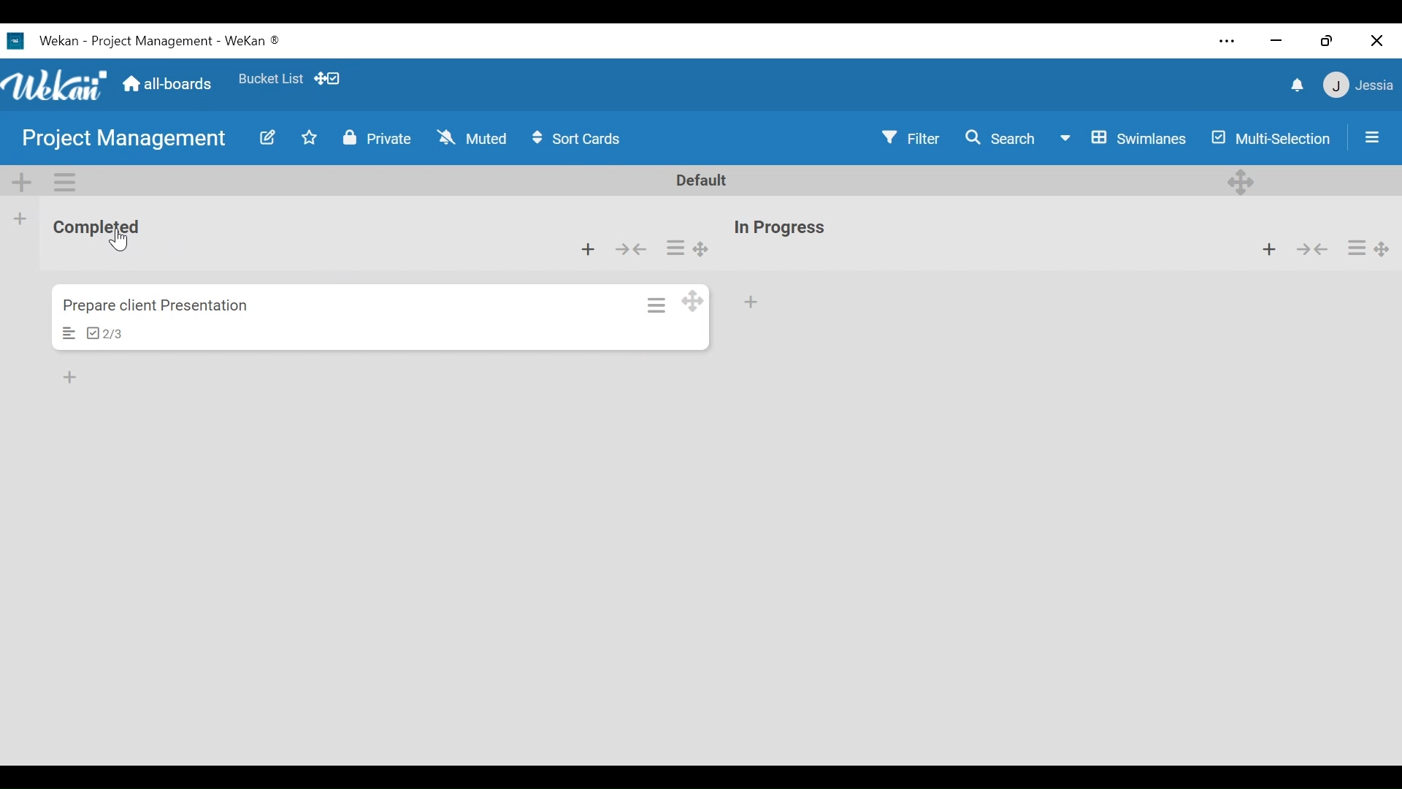  Describe the element at coordinates (1003, 138) in the screenshot. I see `Search` at that location.